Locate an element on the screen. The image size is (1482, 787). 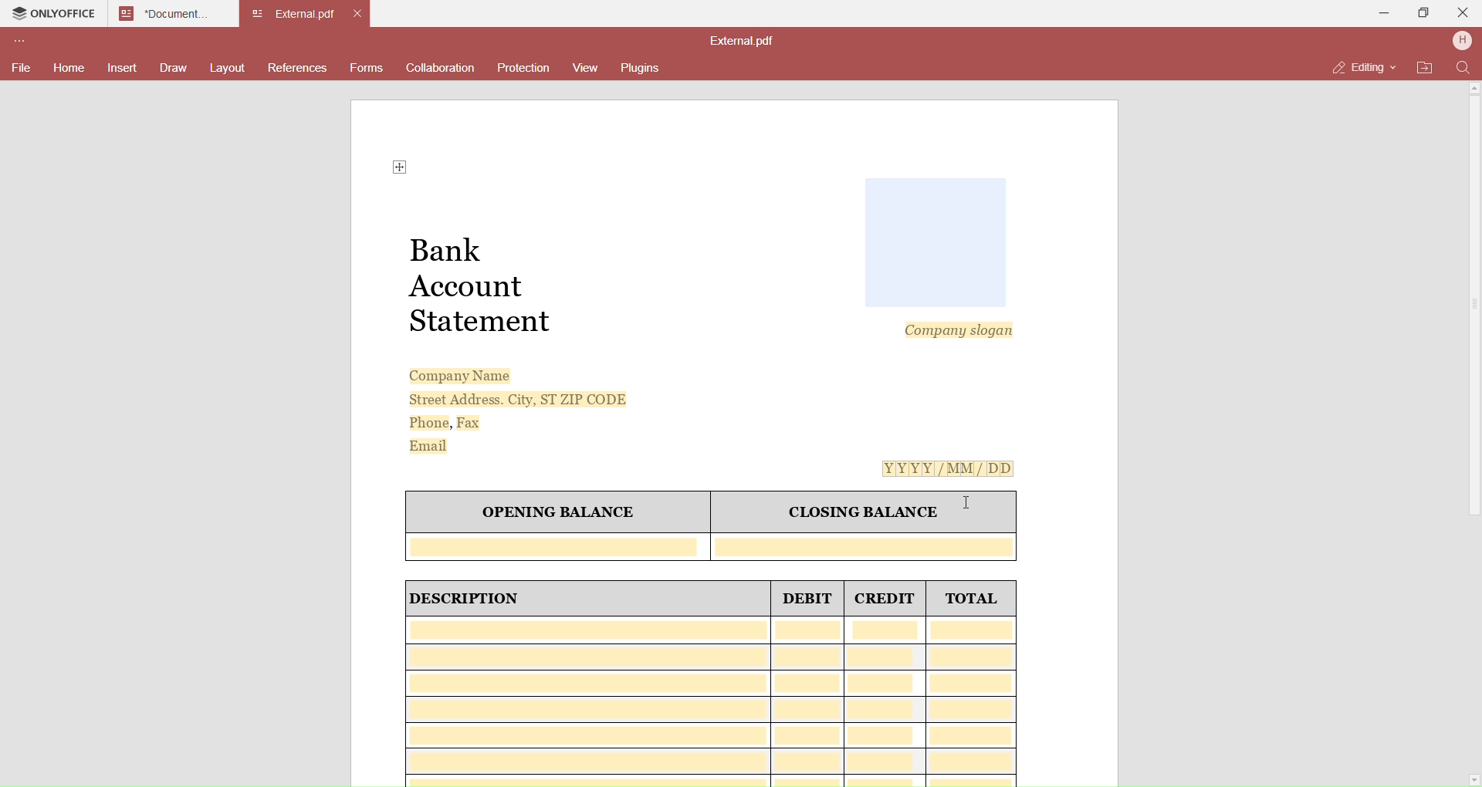
Find is located at coordinates (1463, 68).